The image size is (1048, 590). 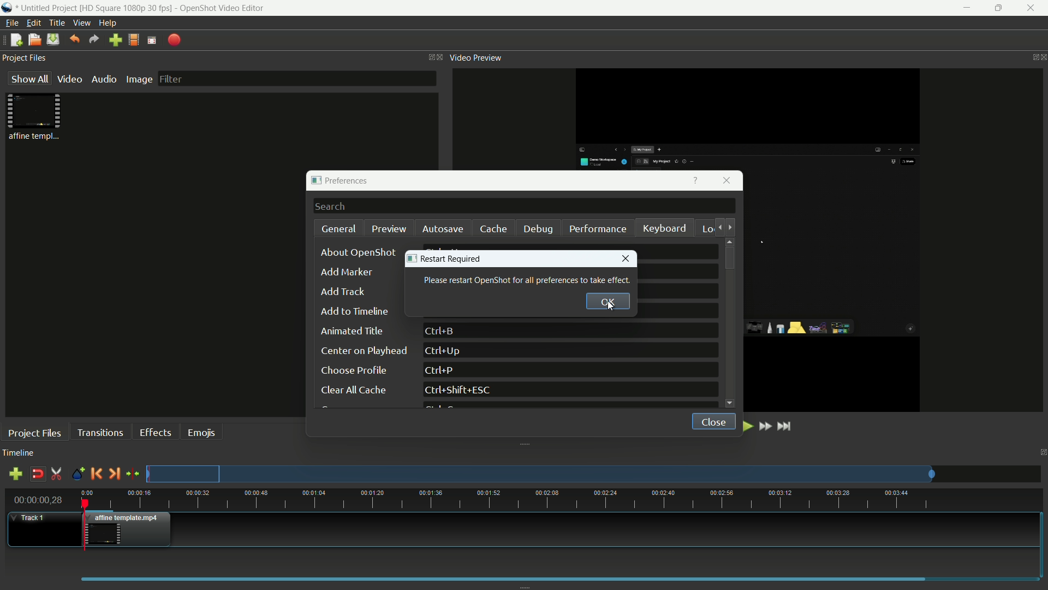 What do you see at coordinates (27, 79) in the screenshot?
I see `show all` at bounding box center [27, 79].